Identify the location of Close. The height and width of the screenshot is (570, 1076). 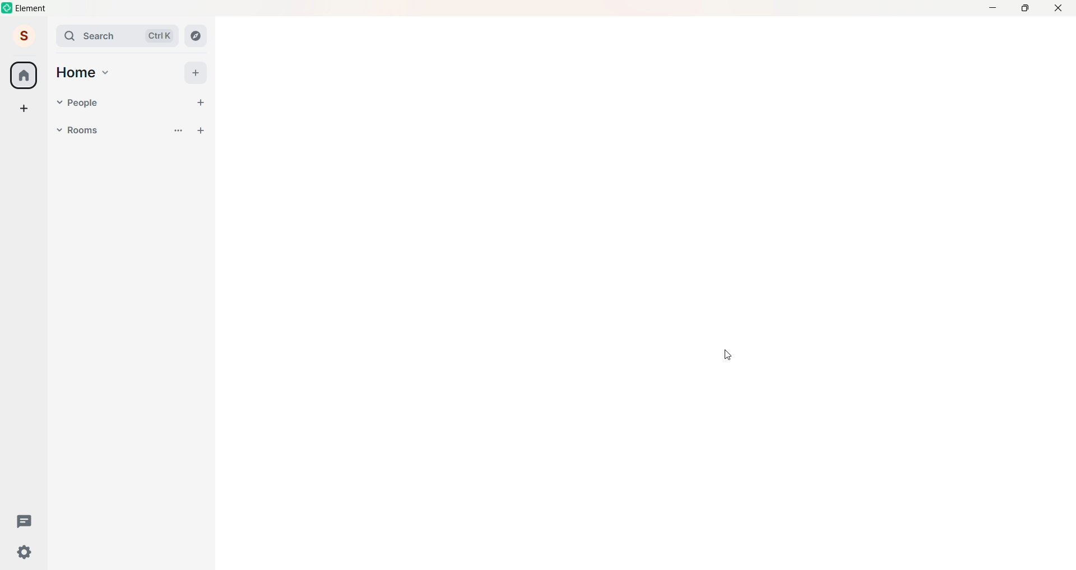
(1057, 8).